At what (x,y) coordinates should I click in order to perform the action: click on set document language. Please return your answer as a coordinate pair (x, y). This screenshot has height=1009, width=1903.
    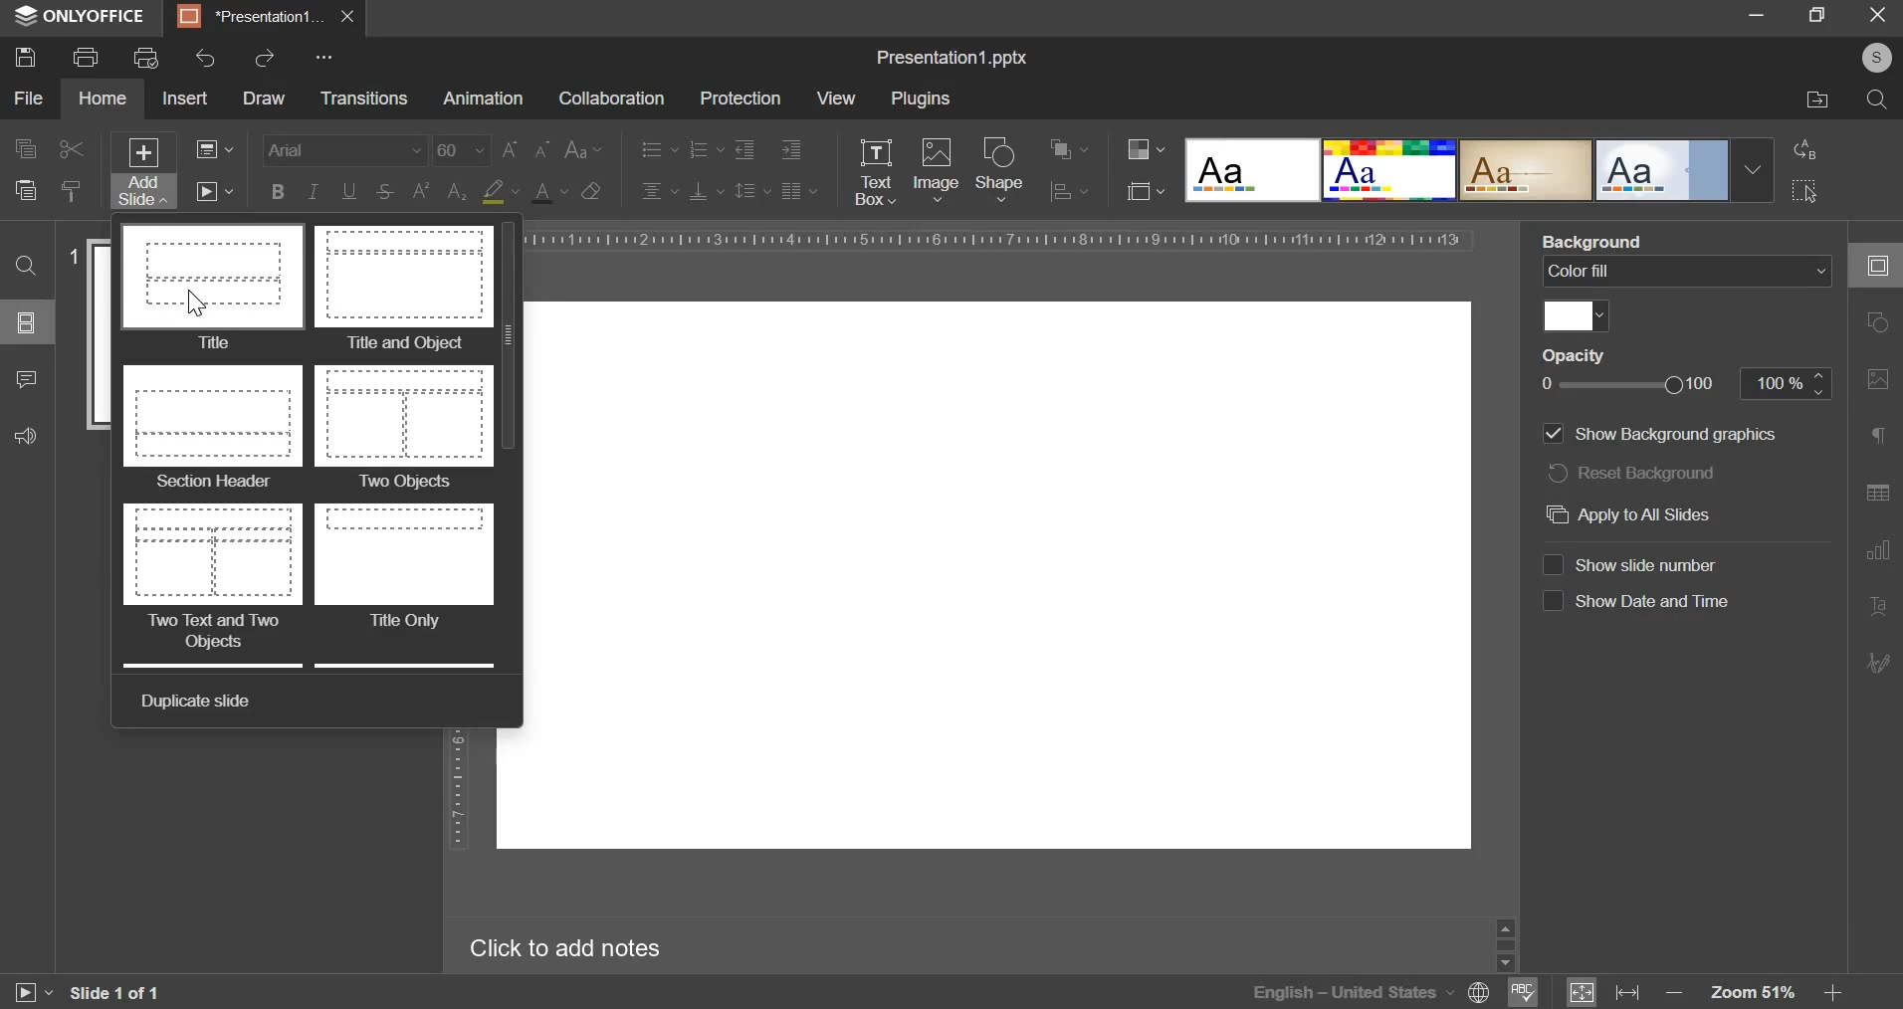
    Looking at the image, I should click on (1480, 992).